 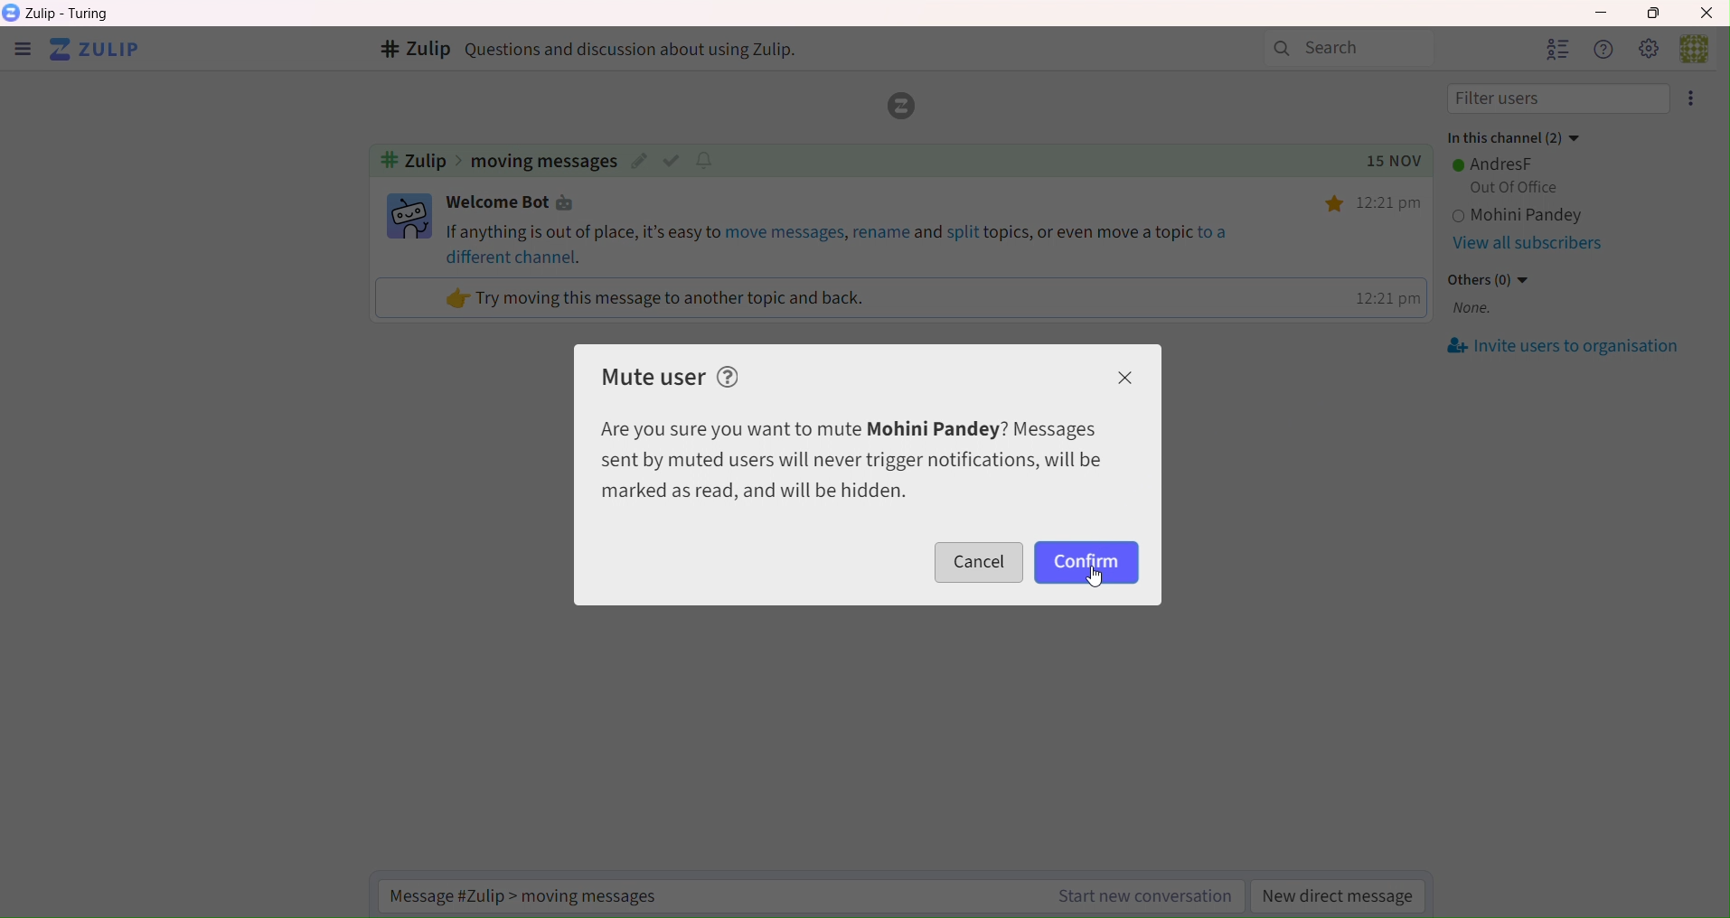 What do you see at coordinates (1095, 581) in the screenshot?
I see `cursor` at bounding box center [1095, 581].